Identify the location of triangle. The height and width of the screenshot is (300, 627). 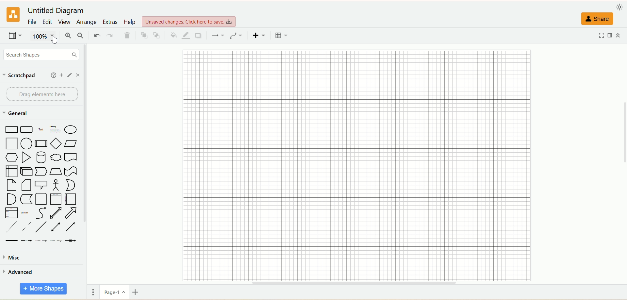
(26, 157).